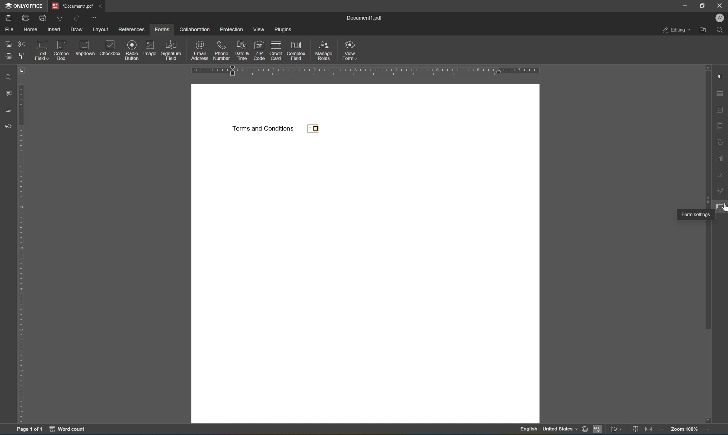 Image resolution: width=728 pixels, height=435 pixels. Describe the element at coordinates (259, 50) in the screenshot. I see `zip codes` at that location.